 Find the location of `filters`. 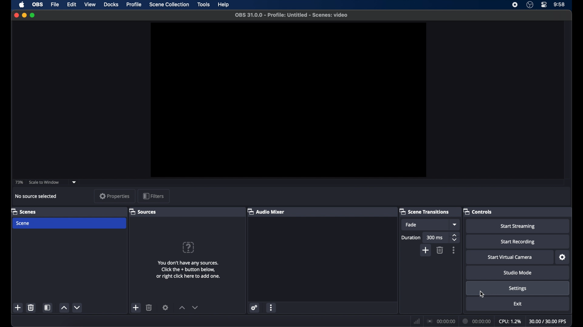

filters is located at coordinates (153, 196).